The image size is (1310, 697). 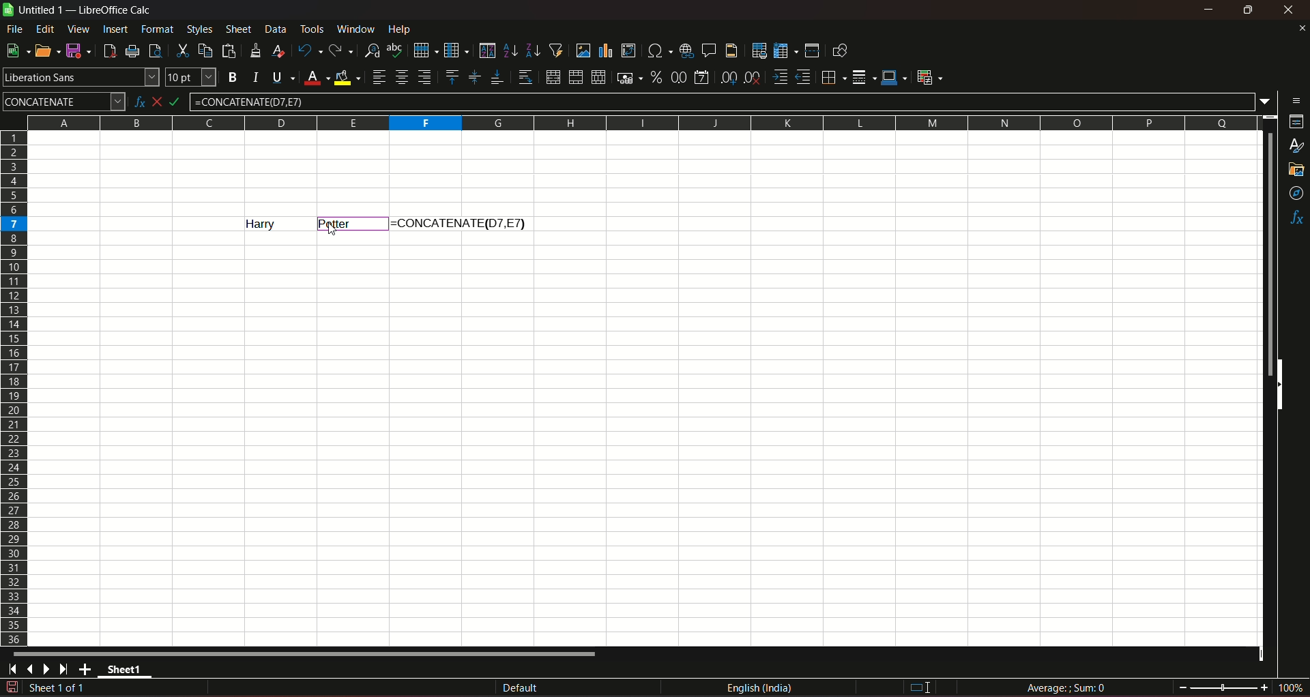 I want to click on column, so click(x=455, y=49).